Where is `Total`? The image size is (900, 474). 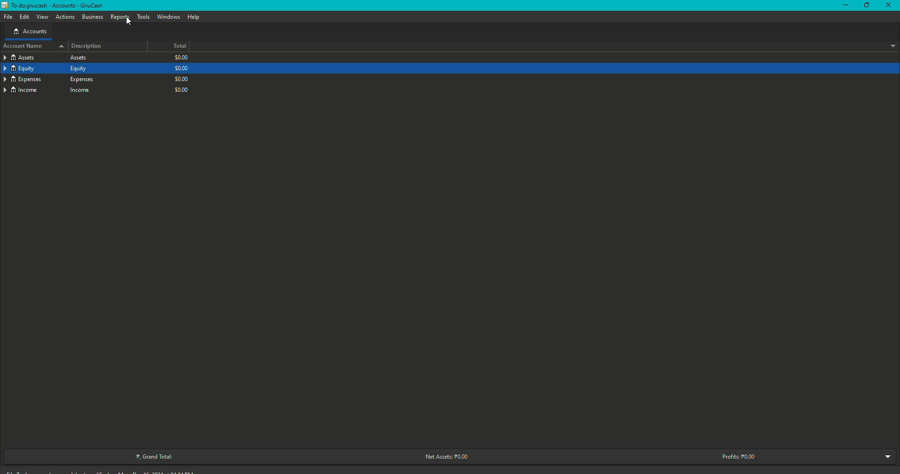
Total is located at coordinates (175, 46).